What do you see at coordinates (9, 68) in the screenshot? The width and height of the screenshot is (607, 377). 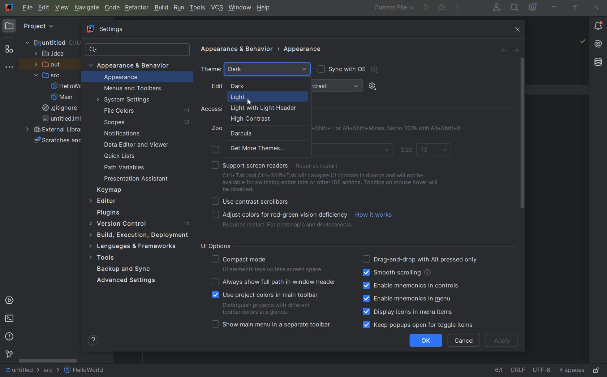 I see `MORE TOOL WINDOWS` at bounding box center [9, 68].